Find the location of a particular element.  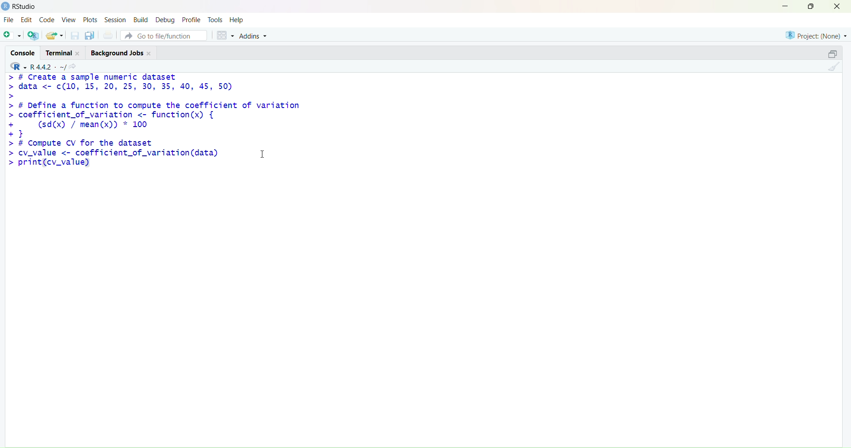

Close  is located at coordinates (150, 54).